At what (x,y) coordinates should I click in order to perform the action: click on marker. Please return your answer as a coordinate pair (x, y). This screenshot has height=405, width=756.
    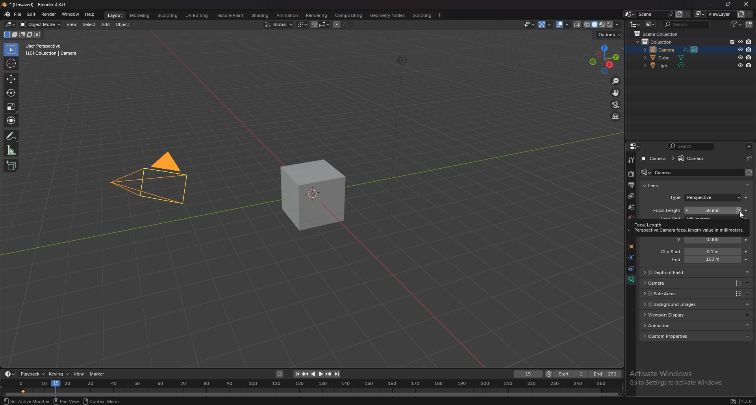
    Looking at the image, I should click on (98, 374).